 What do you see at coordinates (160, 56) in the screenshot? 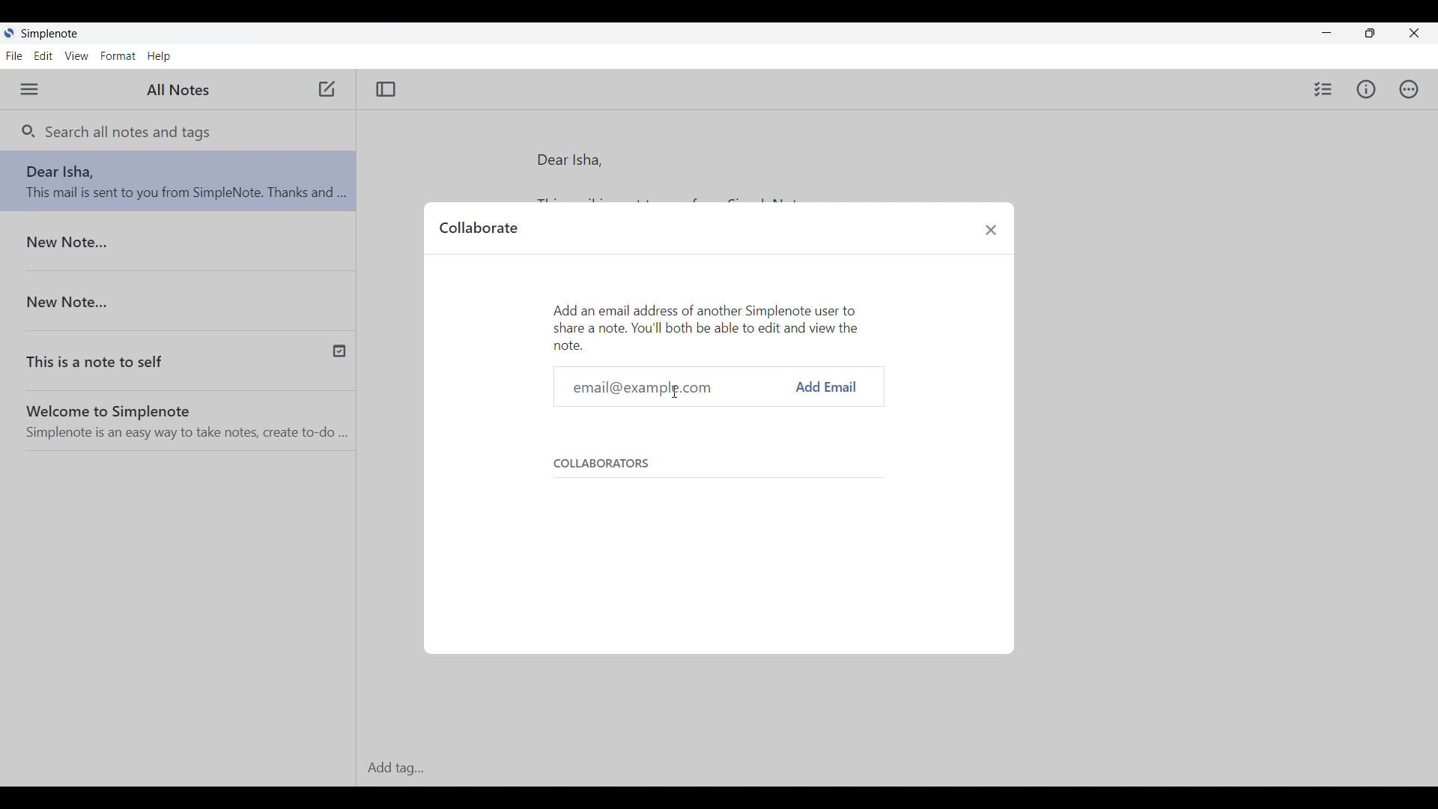
I see `Help` at bounding box center [160, 56].